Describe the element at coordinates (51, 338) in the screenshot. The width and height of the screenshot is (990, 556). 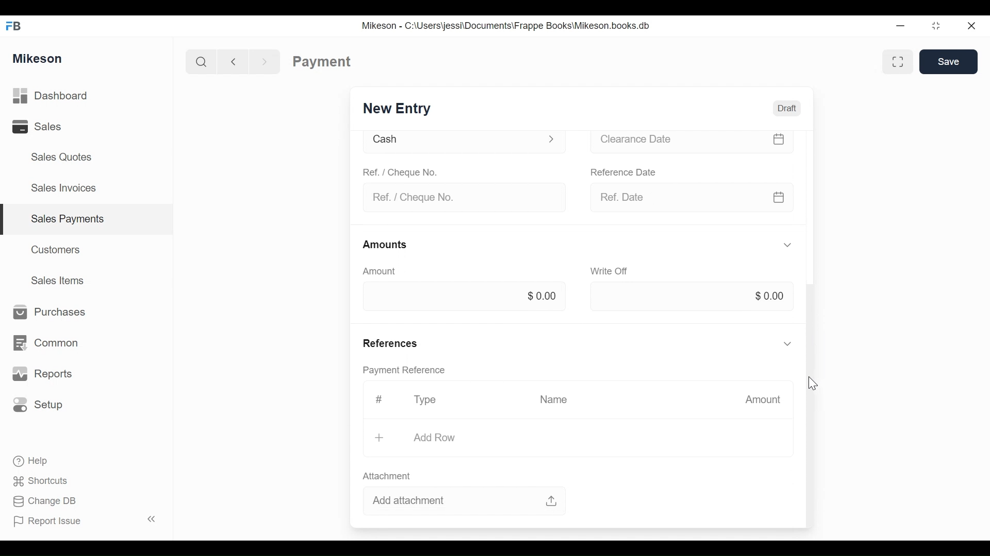
I see `Common` at that location.